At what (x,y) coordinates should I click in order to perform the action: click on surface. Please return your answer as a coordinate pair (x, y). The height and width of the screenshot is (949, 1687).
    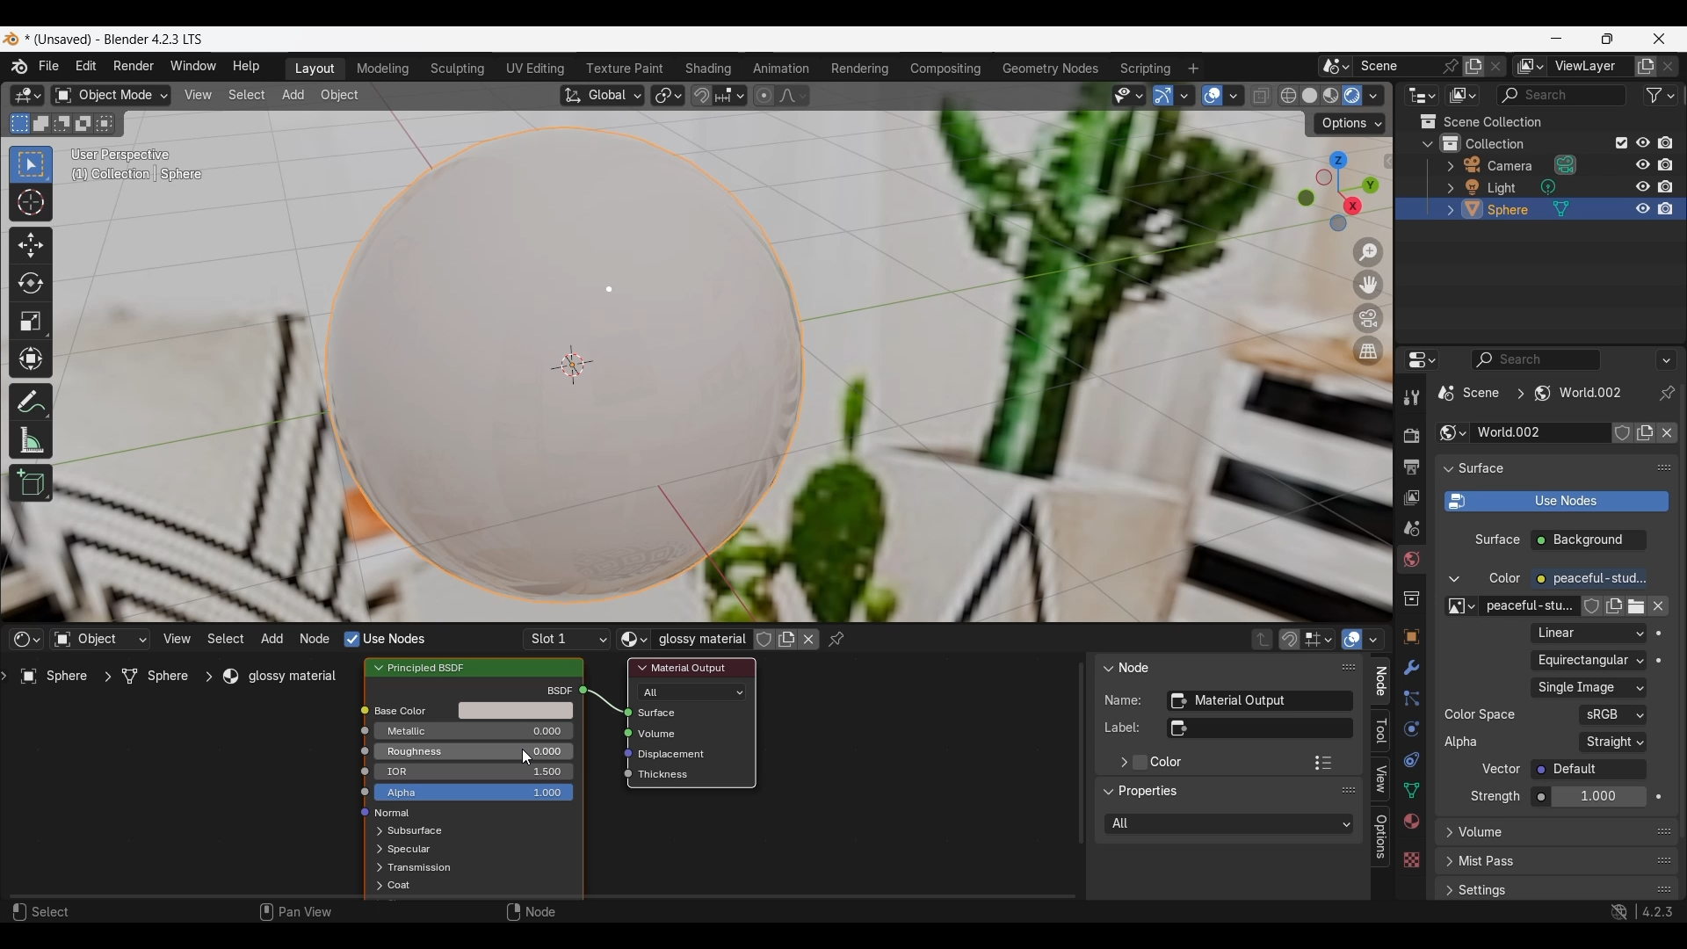
    Looking at the image, I should click on (1484, 468).